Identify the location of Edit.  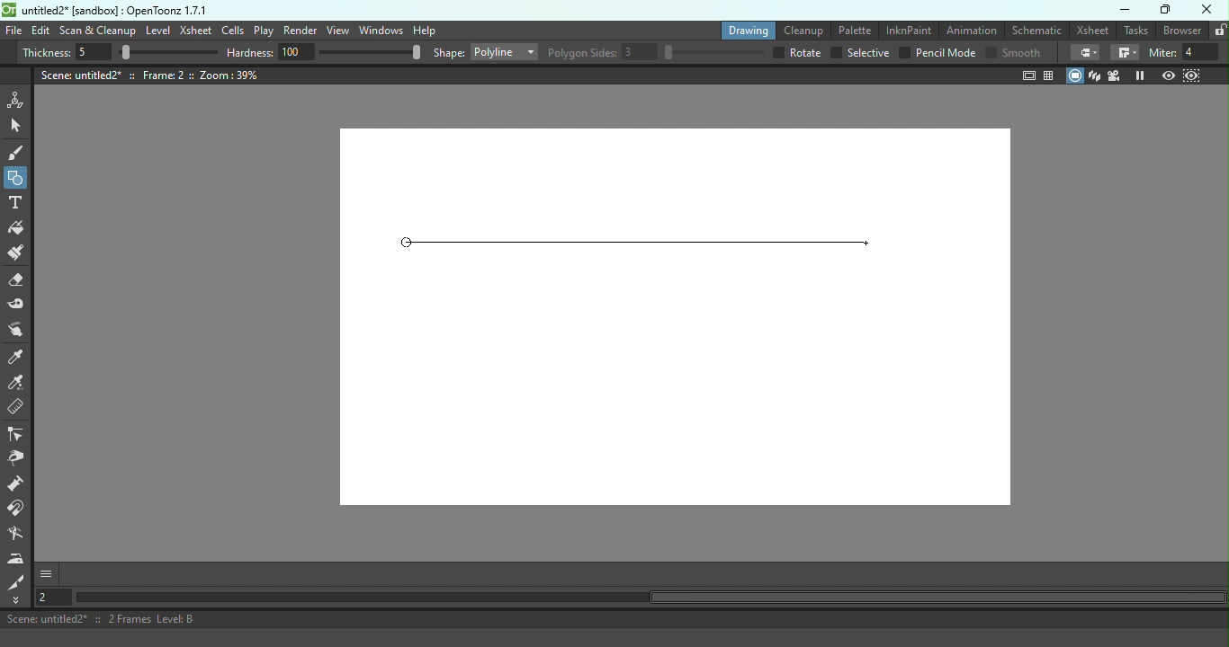
(41, 31).